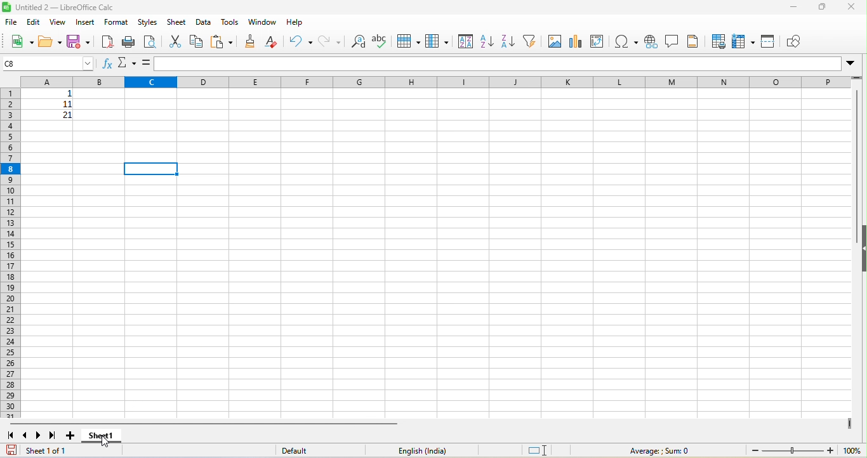 The width and height of the screenshot is (867, 458). Describe the element at coordinates (8, 252) in the screenshot. I see `row numbers` at that location.